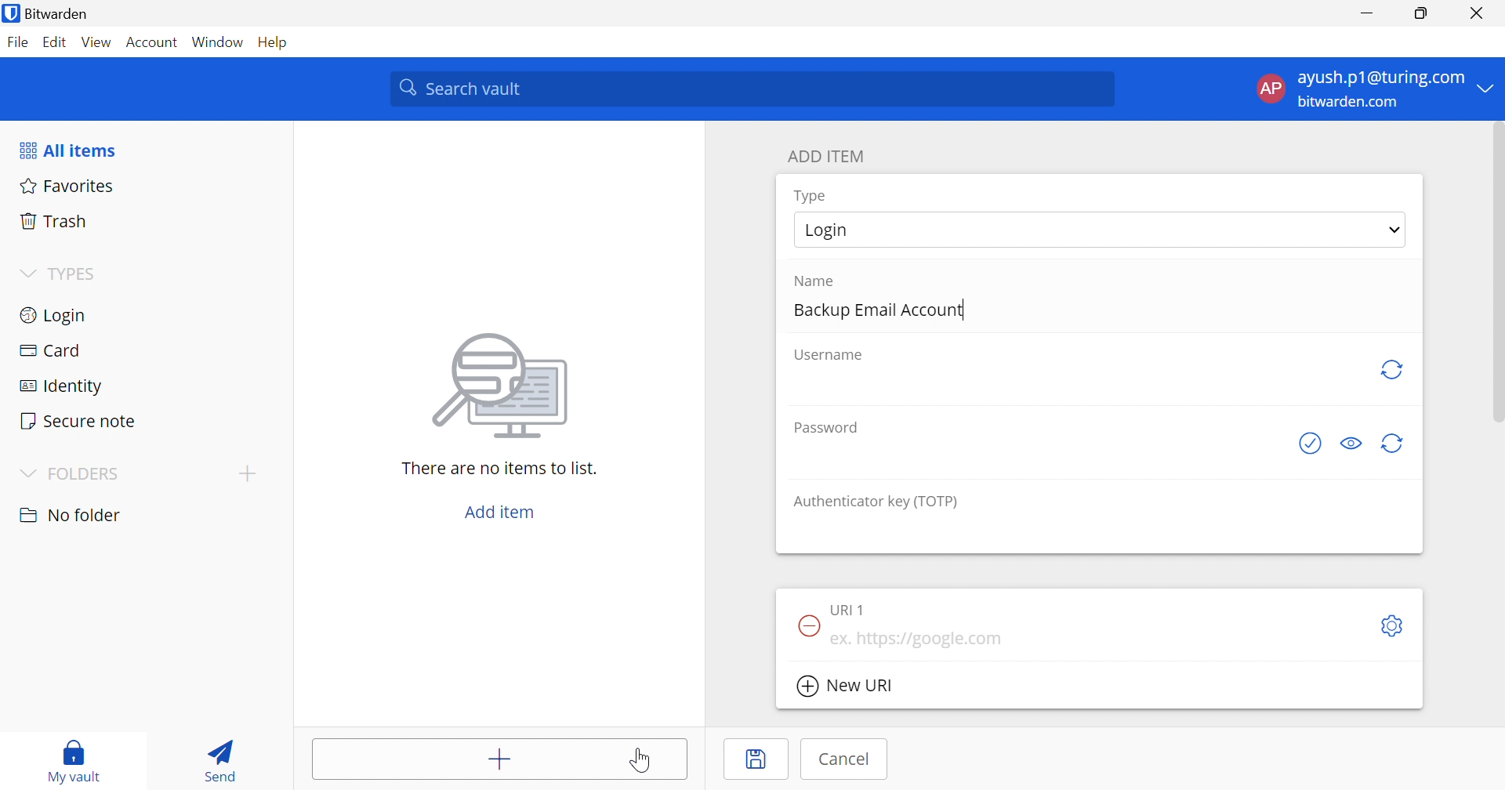 This screenshot has width=1505, height=790. What do you see at coordinates (74, 762) in the screenshot?
I see `My vault` at bounding box center [74, 762].